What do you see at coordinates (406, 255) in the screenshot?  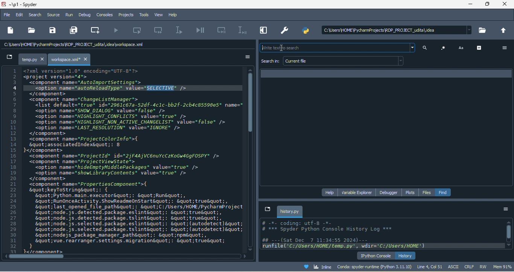 I see `history` at bounding box center [406, 255].